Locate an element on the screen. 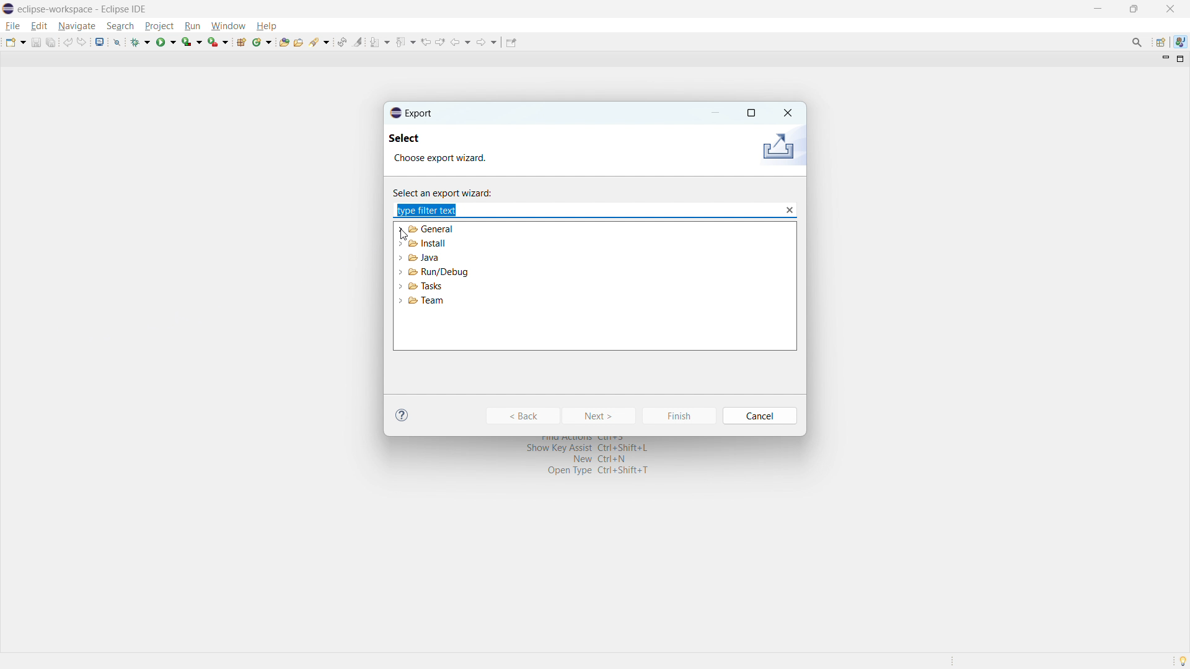 This screenshot has height=669, width=1190. expand general is located at coordinates (401, 229).